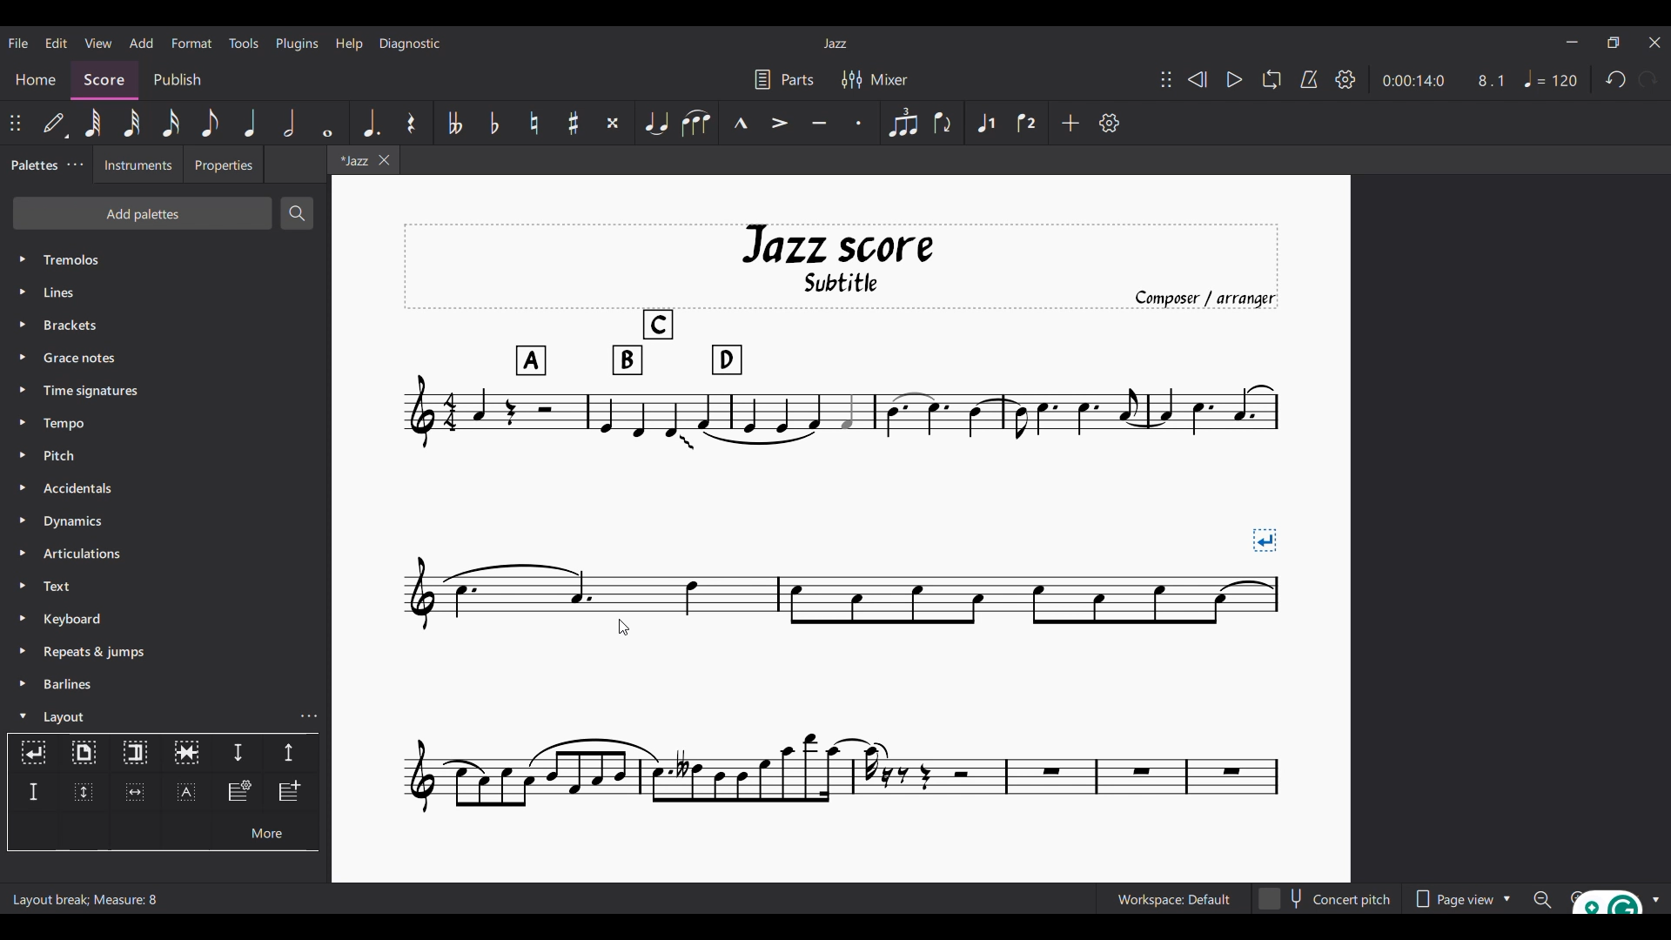 Image resolution: width=1671 pixels, height=940 pixels. Describe the element at coordinates (534, 123) in the screenshot. I see `Toggle natural` at that location.